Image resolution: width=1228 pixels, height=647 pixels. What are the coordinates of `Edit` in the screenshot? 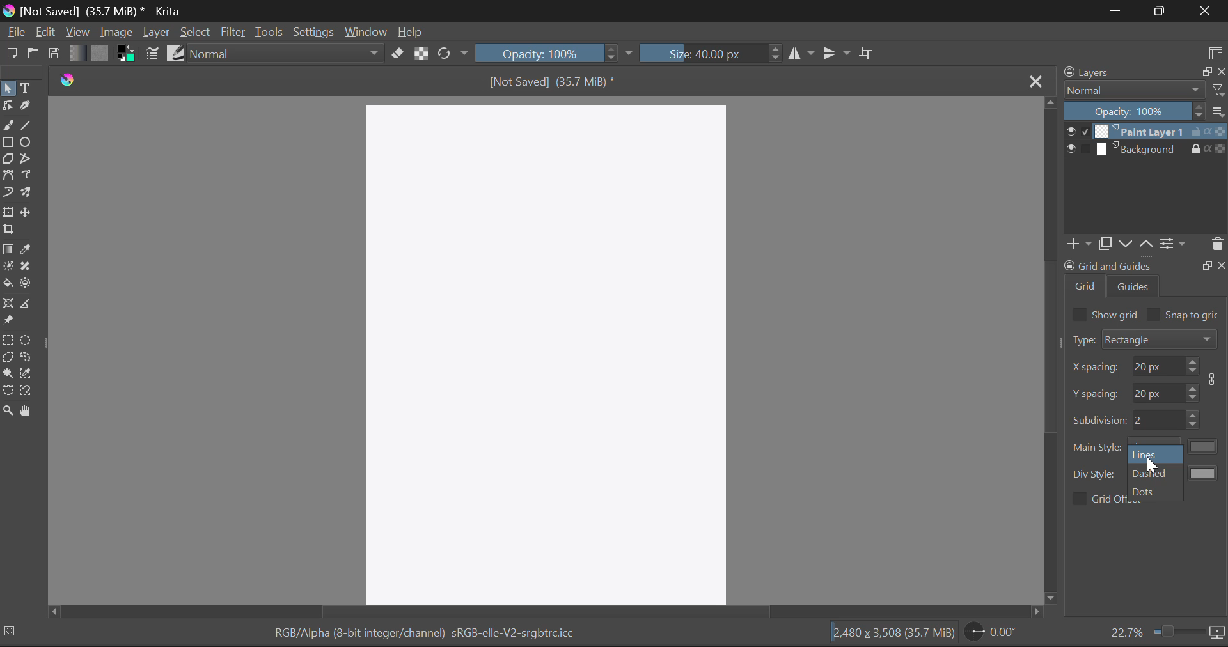 It's located at (45, 31).